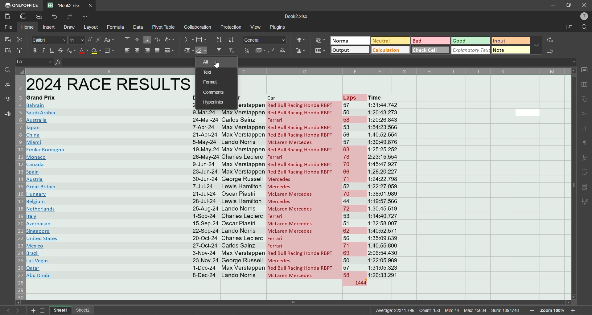 This screenshot has width=592, height=315. What do you see at coordinates (276, 27) in the screenshot?
I see `plugins` at bounding box center [276, 27].